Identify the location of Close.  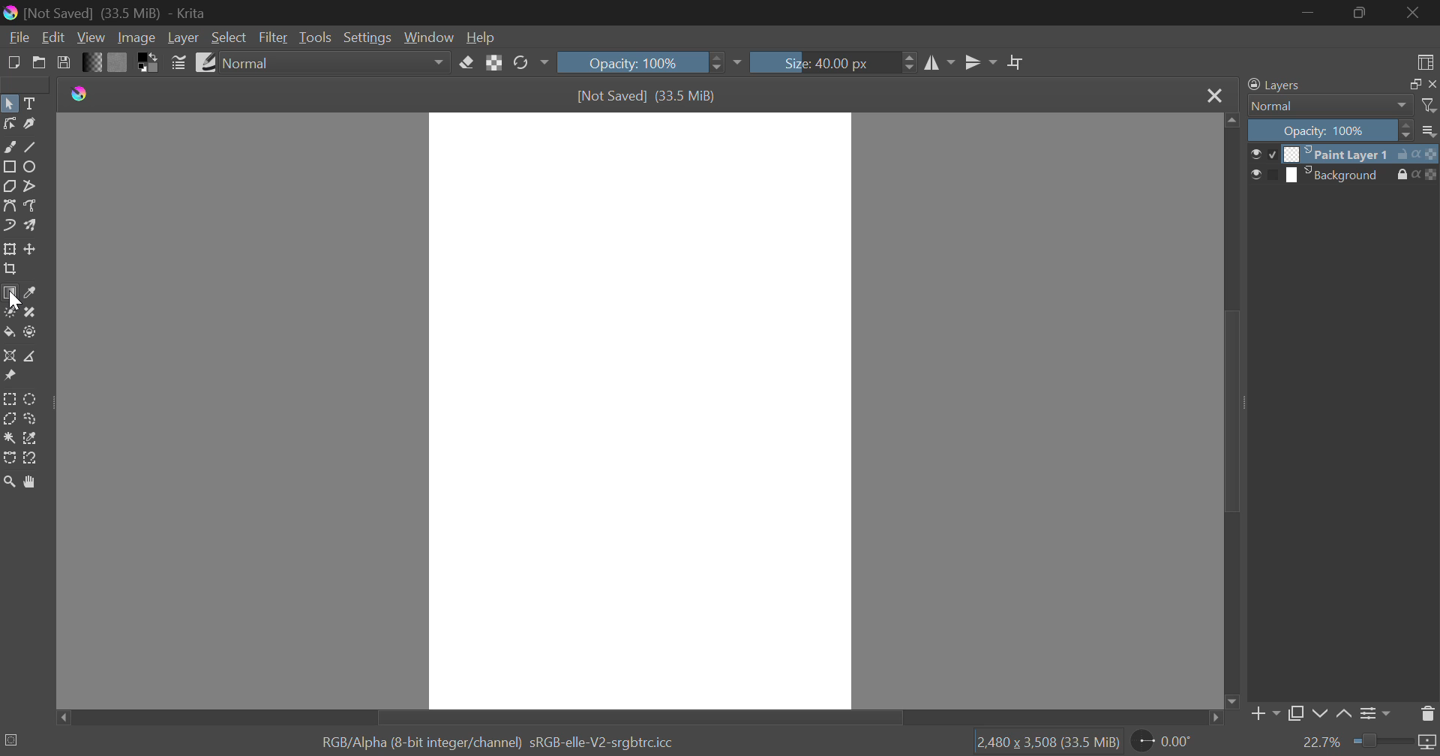
(1213, 95).